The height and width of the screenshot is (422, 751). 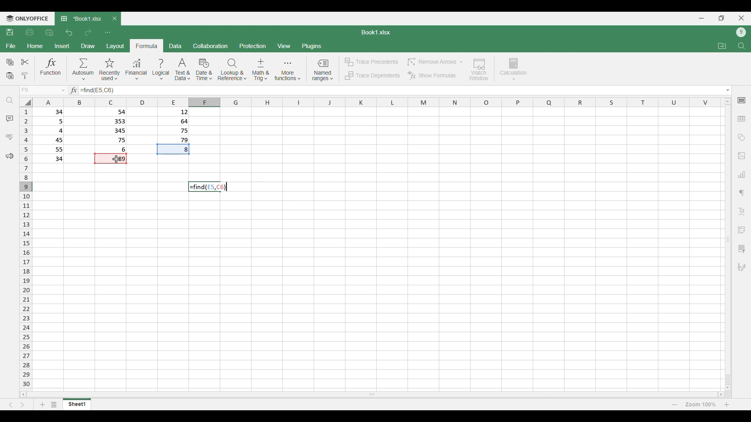 I want to click on Draw menu, so click(x=88, y=46).